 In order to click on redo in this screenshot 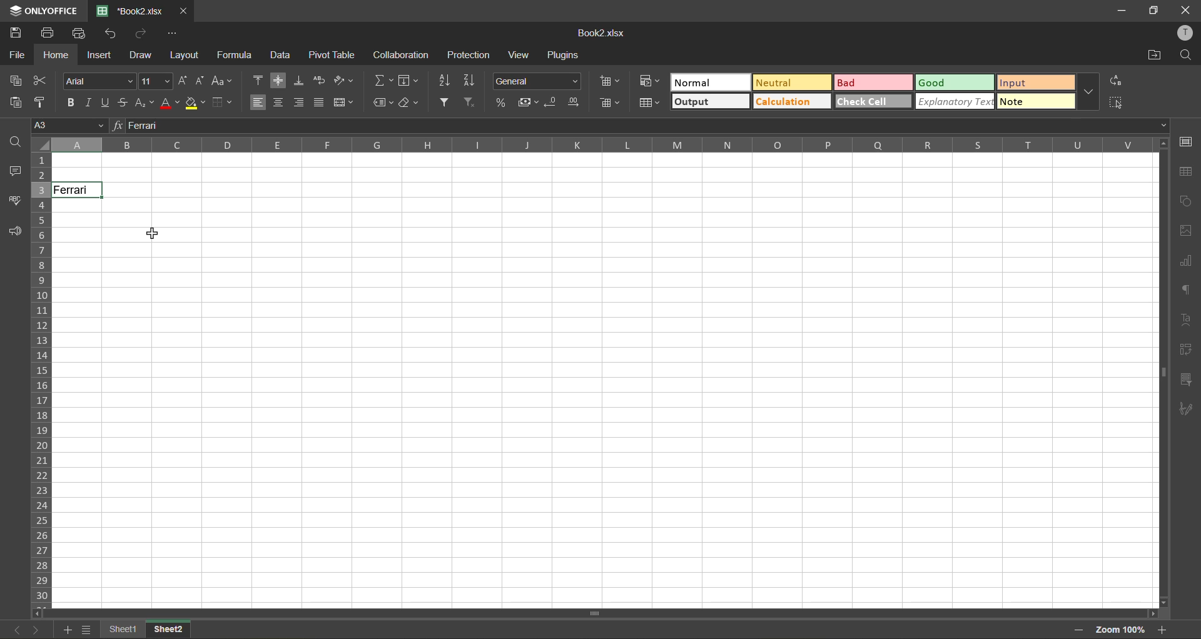, I will do `click(142, 34)`.